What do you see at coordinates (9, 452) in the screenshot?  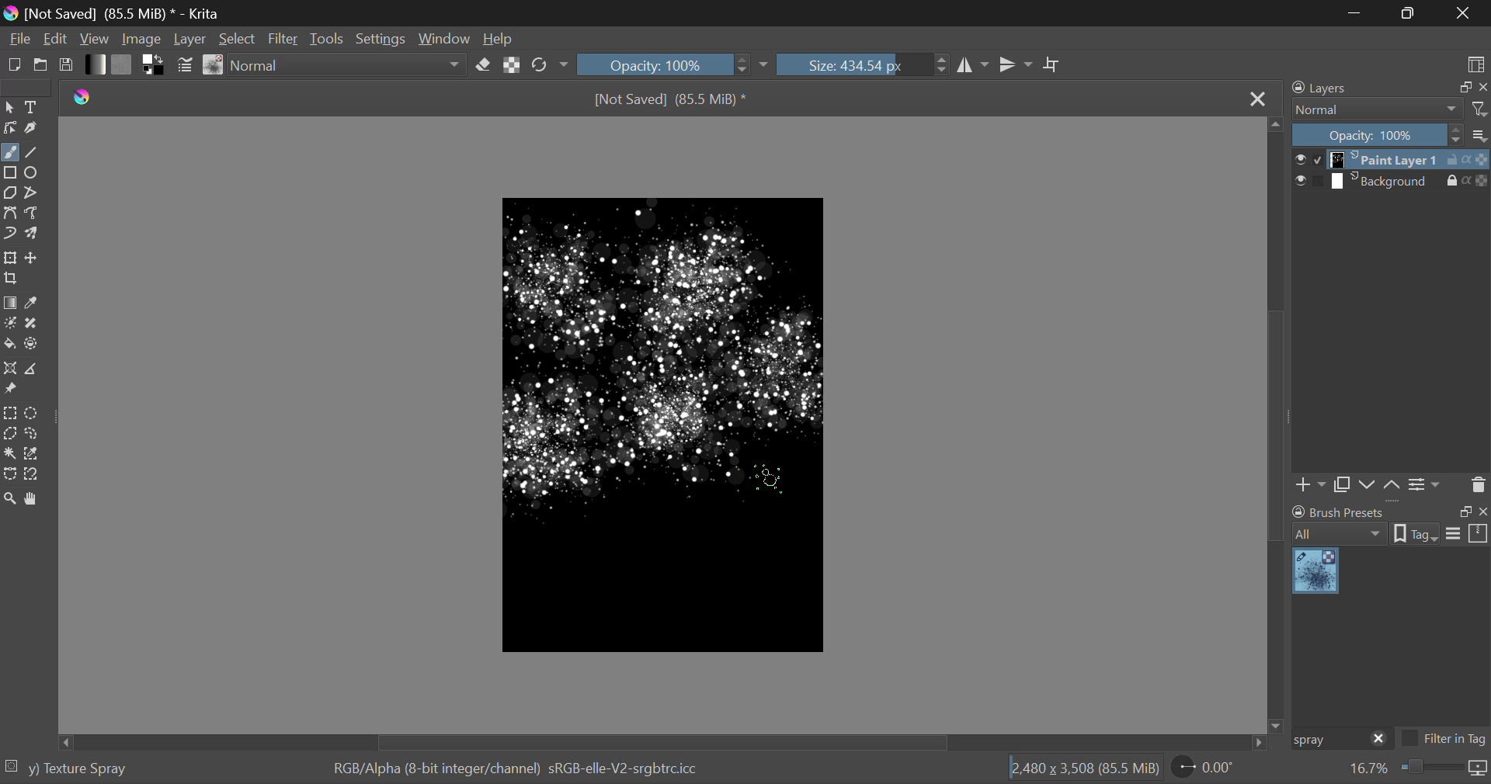 I see `Continuous Fill` at bounding box center [9, 452].